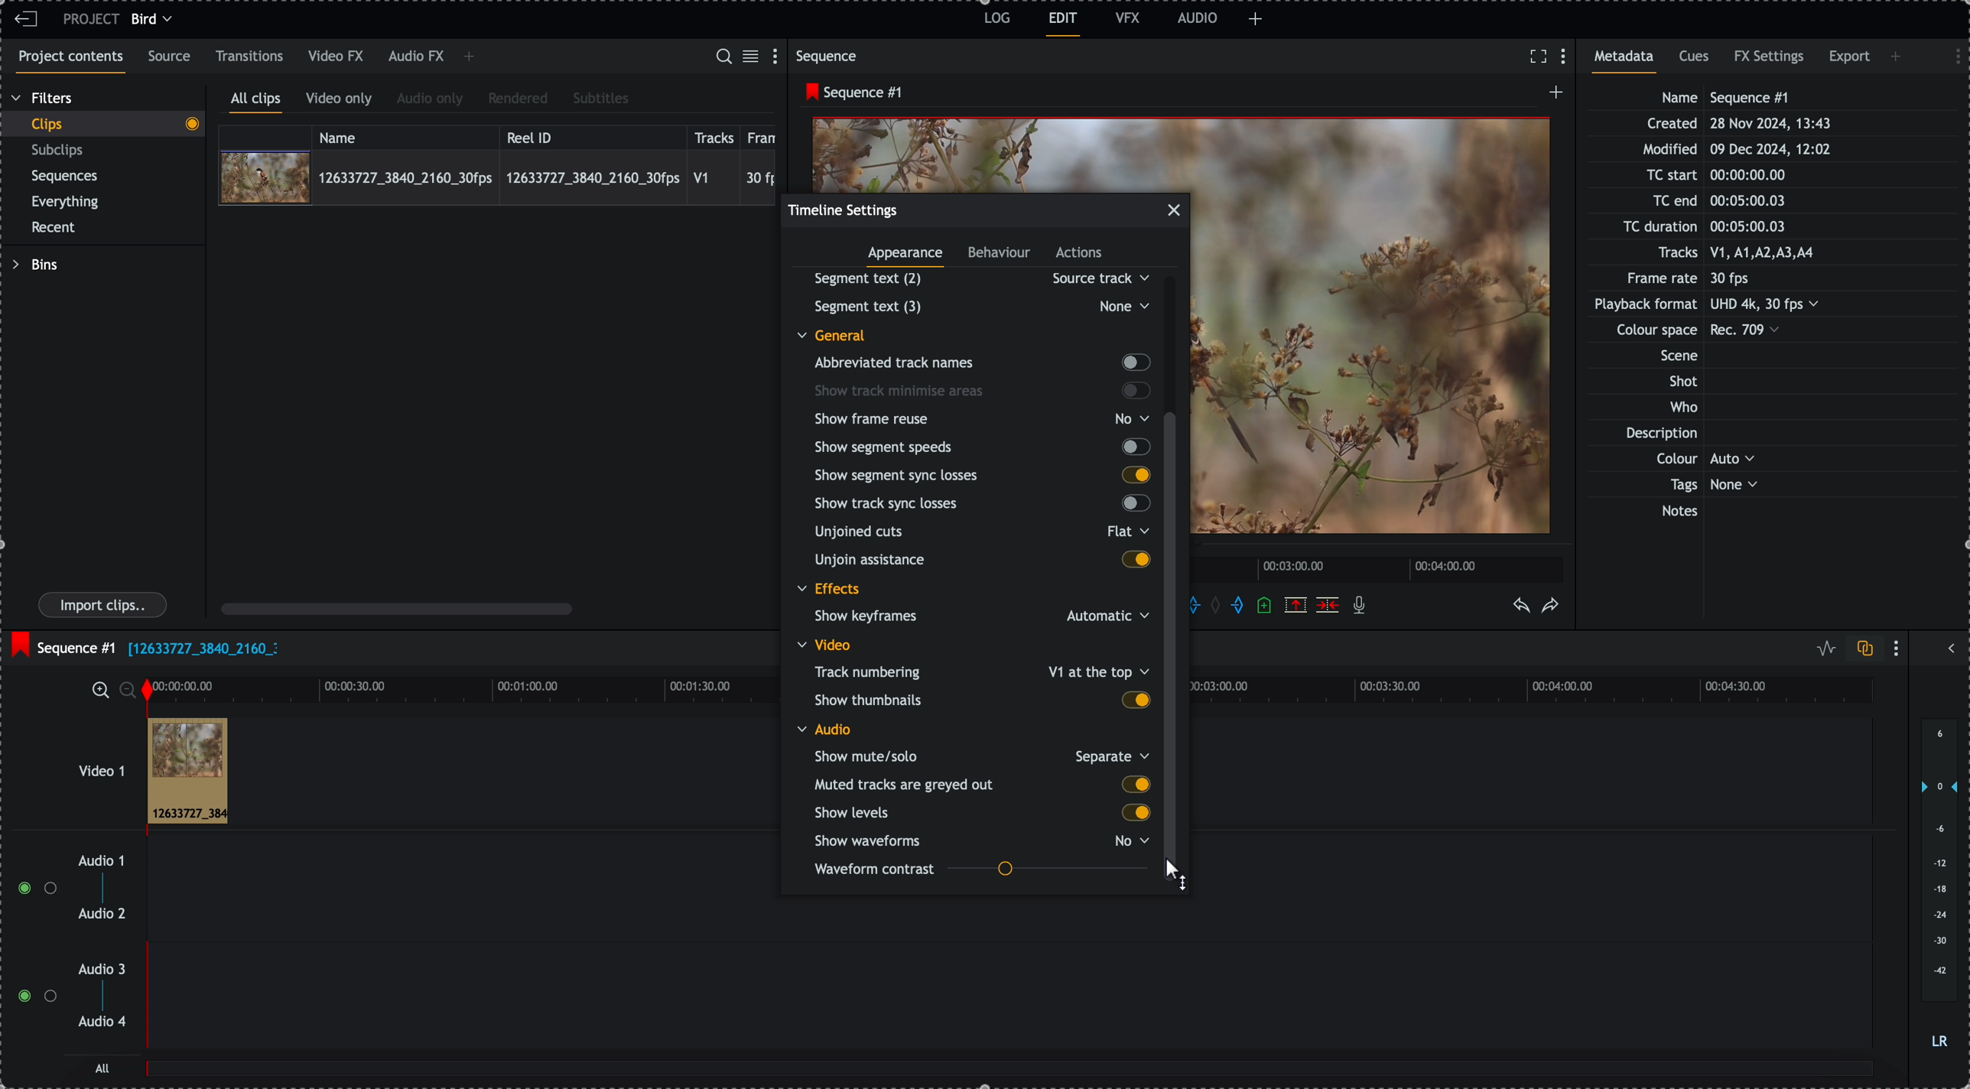  What do you see at coordinates (63, 203) in the screenshot?
I see `` at bounding box center [63, 203].